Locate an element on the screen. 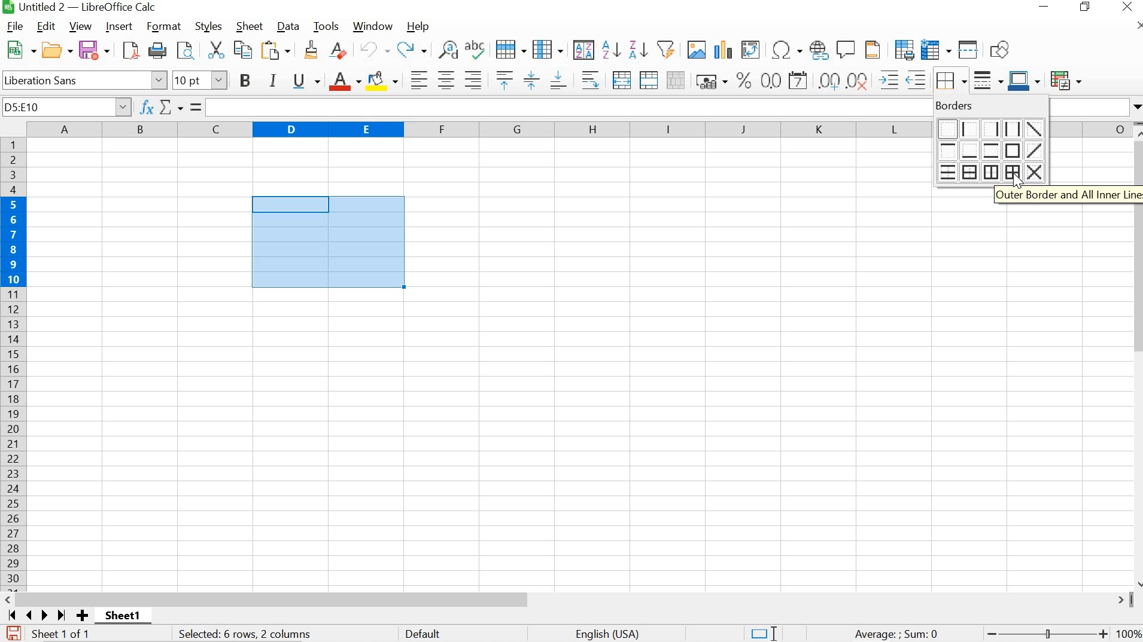 Image resolution: width=1143 pixels, height=642 pixels. COLUMN is located at coordinates (548, 49).